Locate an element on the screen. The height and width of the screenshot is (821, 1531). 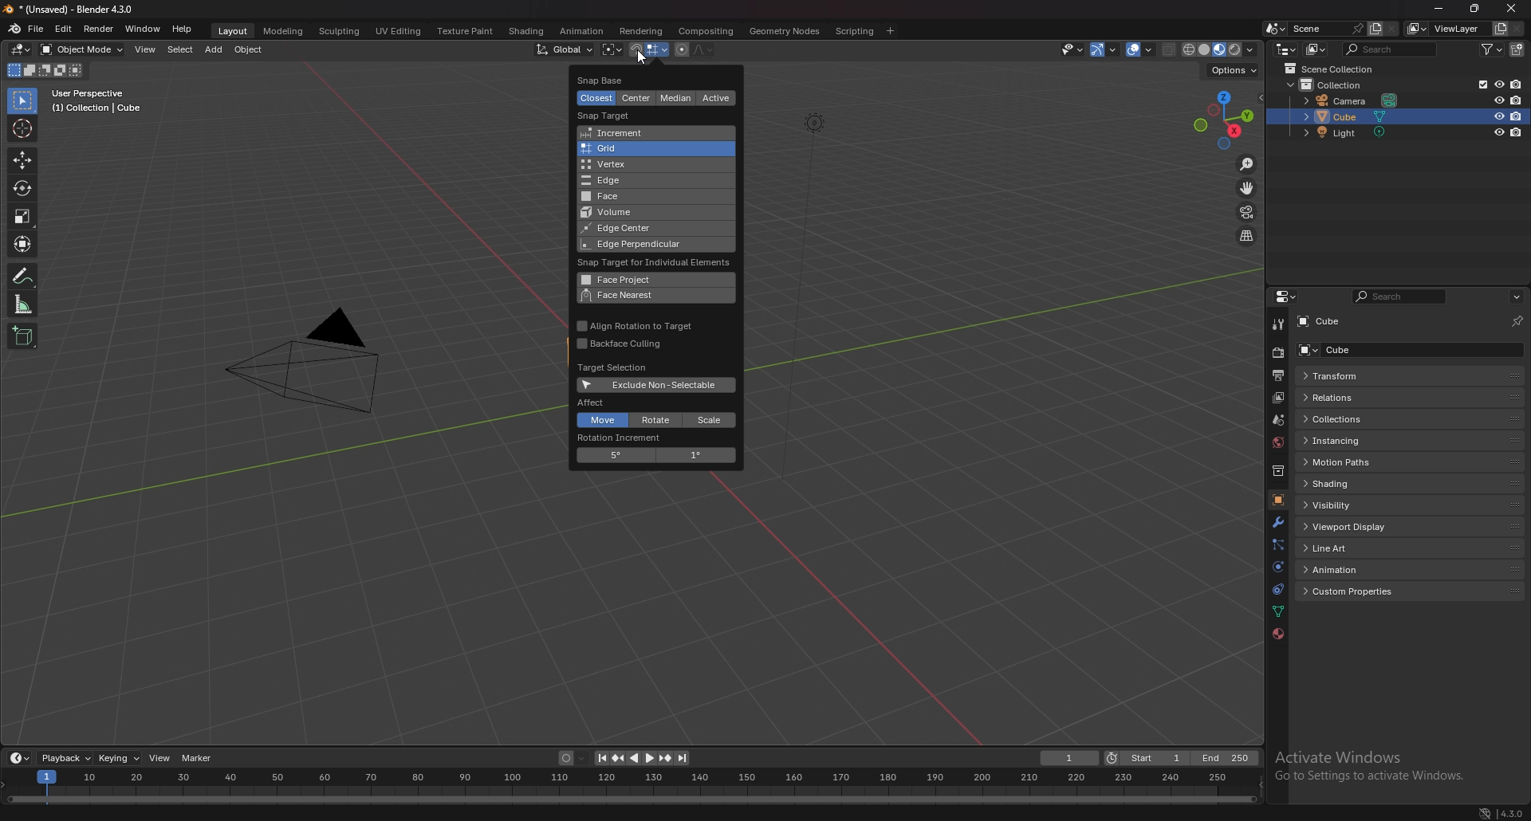
select is located at coordinates (179, 49).